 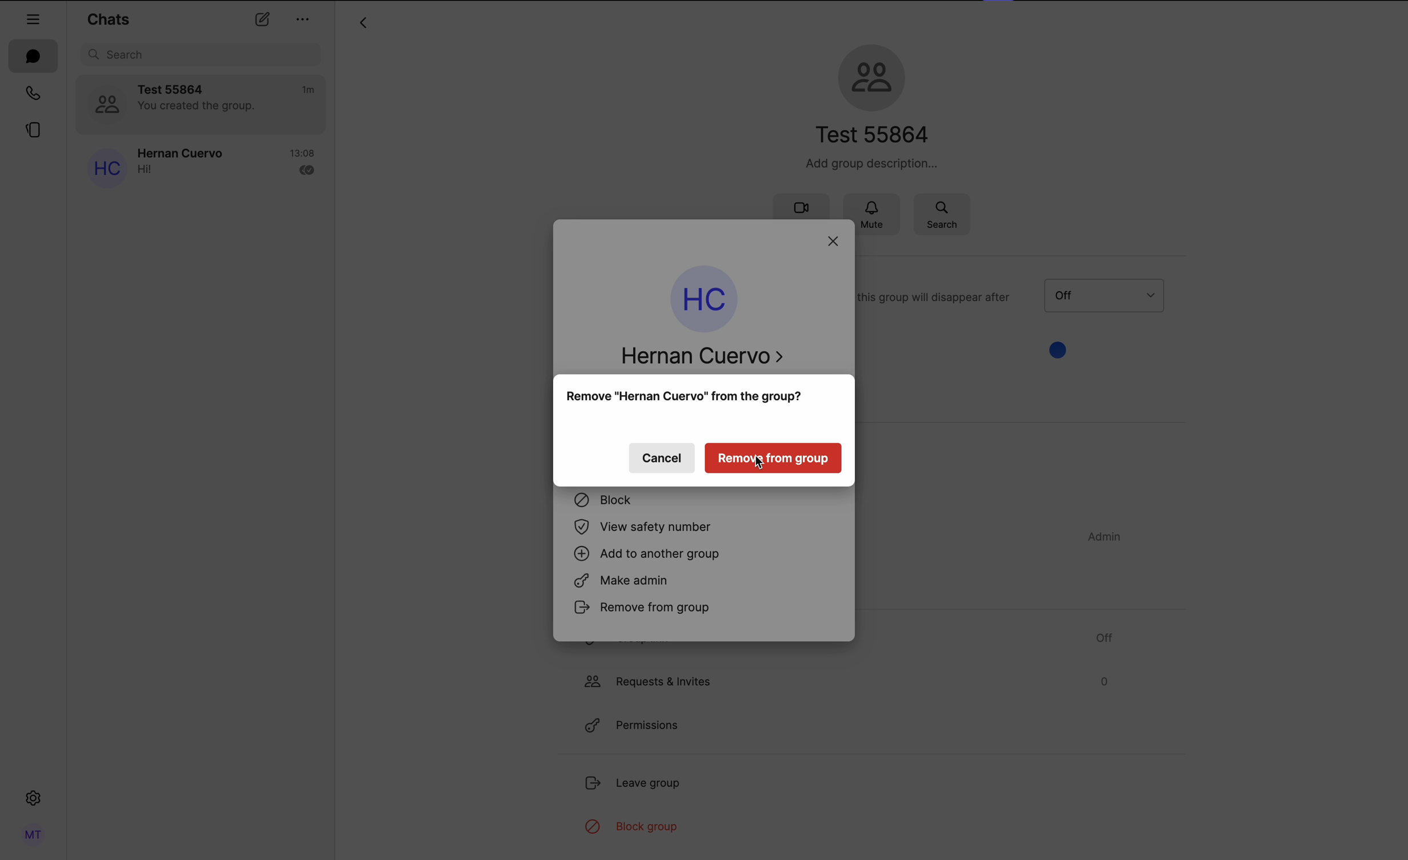 What do you see at coordinates (662, 460) in the screenshot?
I see `cancel button` at bounding box center [662, 460].